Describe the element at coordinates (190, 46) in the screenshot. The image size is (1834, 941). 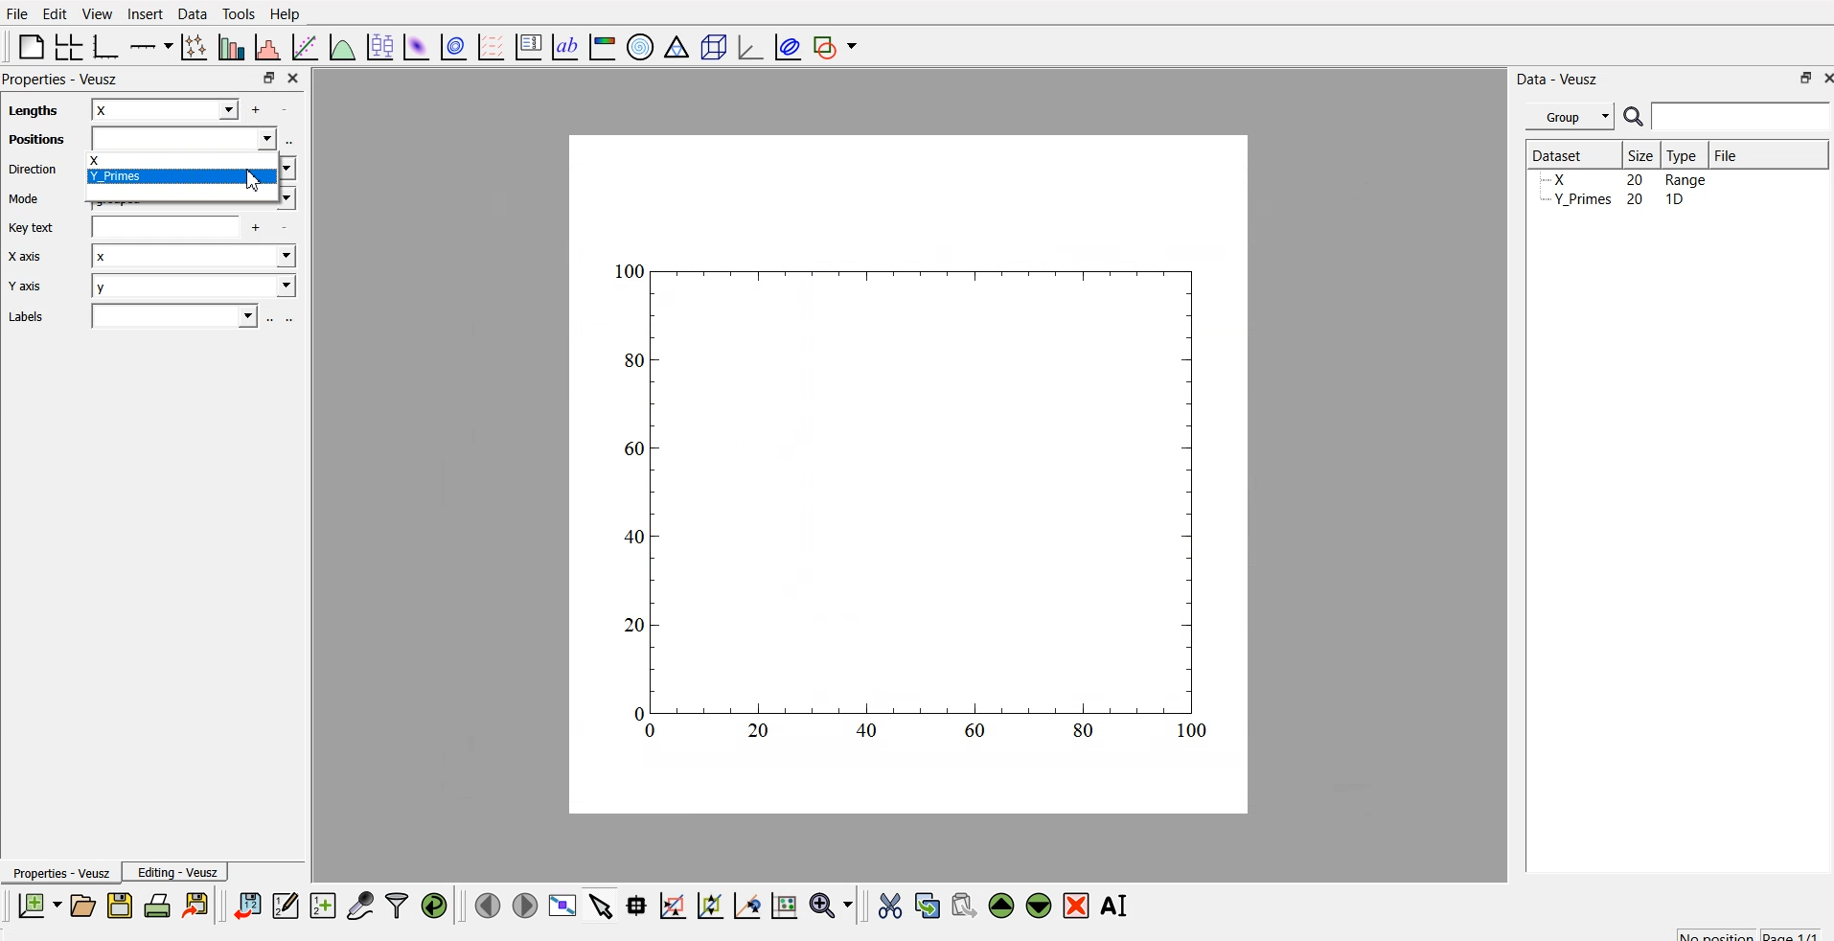
I see `plot points` at that location.